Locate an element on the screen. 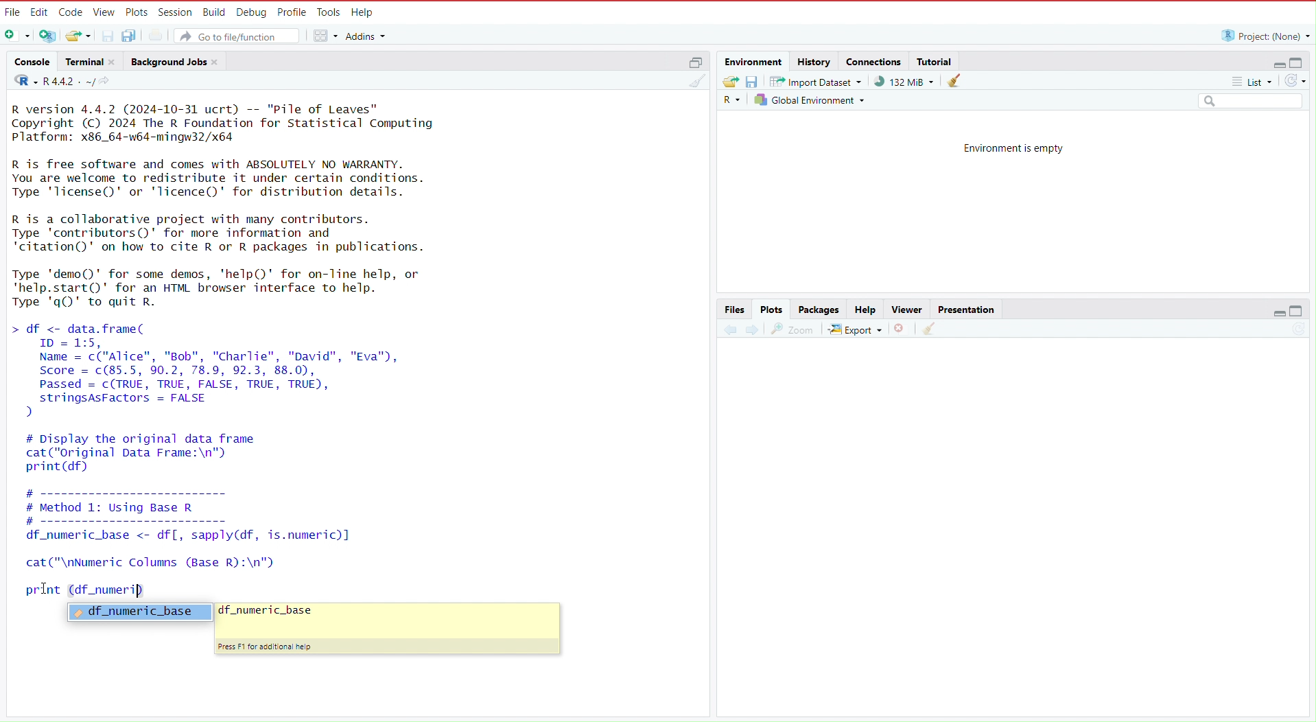 Image resolution: width=1316 pixels, height=722 pixels. Environment is located at coordinates (755, 60).